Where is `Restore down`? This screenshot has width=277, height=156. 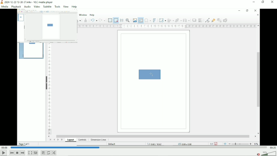
Restore down is located at coordinates (263, 2).